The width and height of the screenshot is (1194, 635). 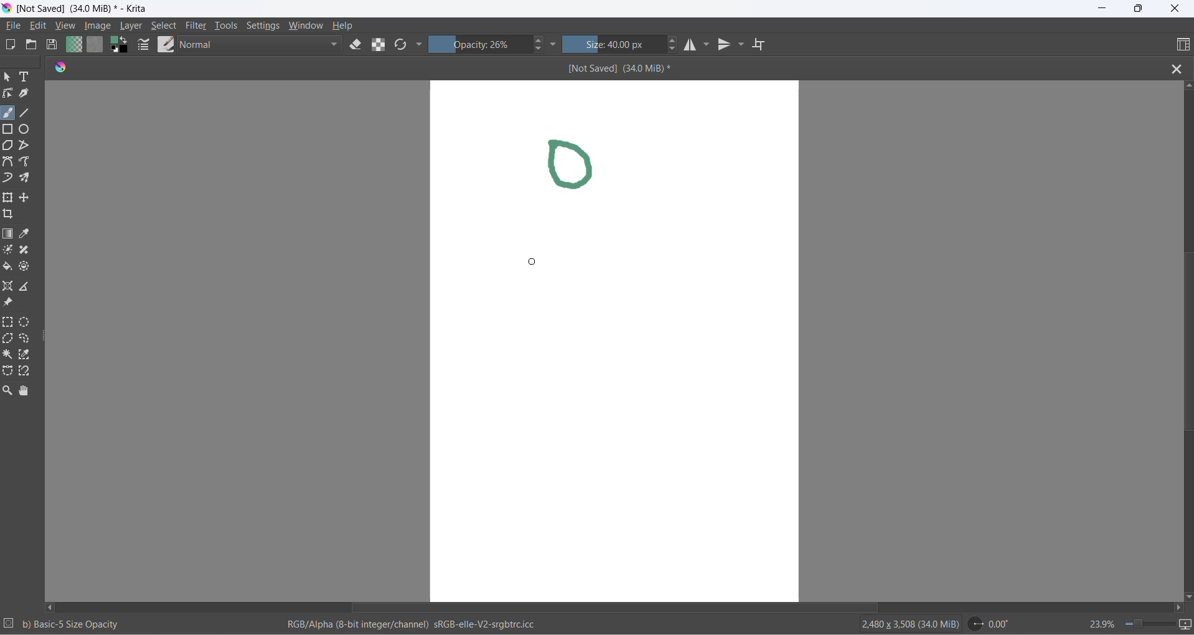 I want to click on vertical mirror tool, so click(x=726, y=45).